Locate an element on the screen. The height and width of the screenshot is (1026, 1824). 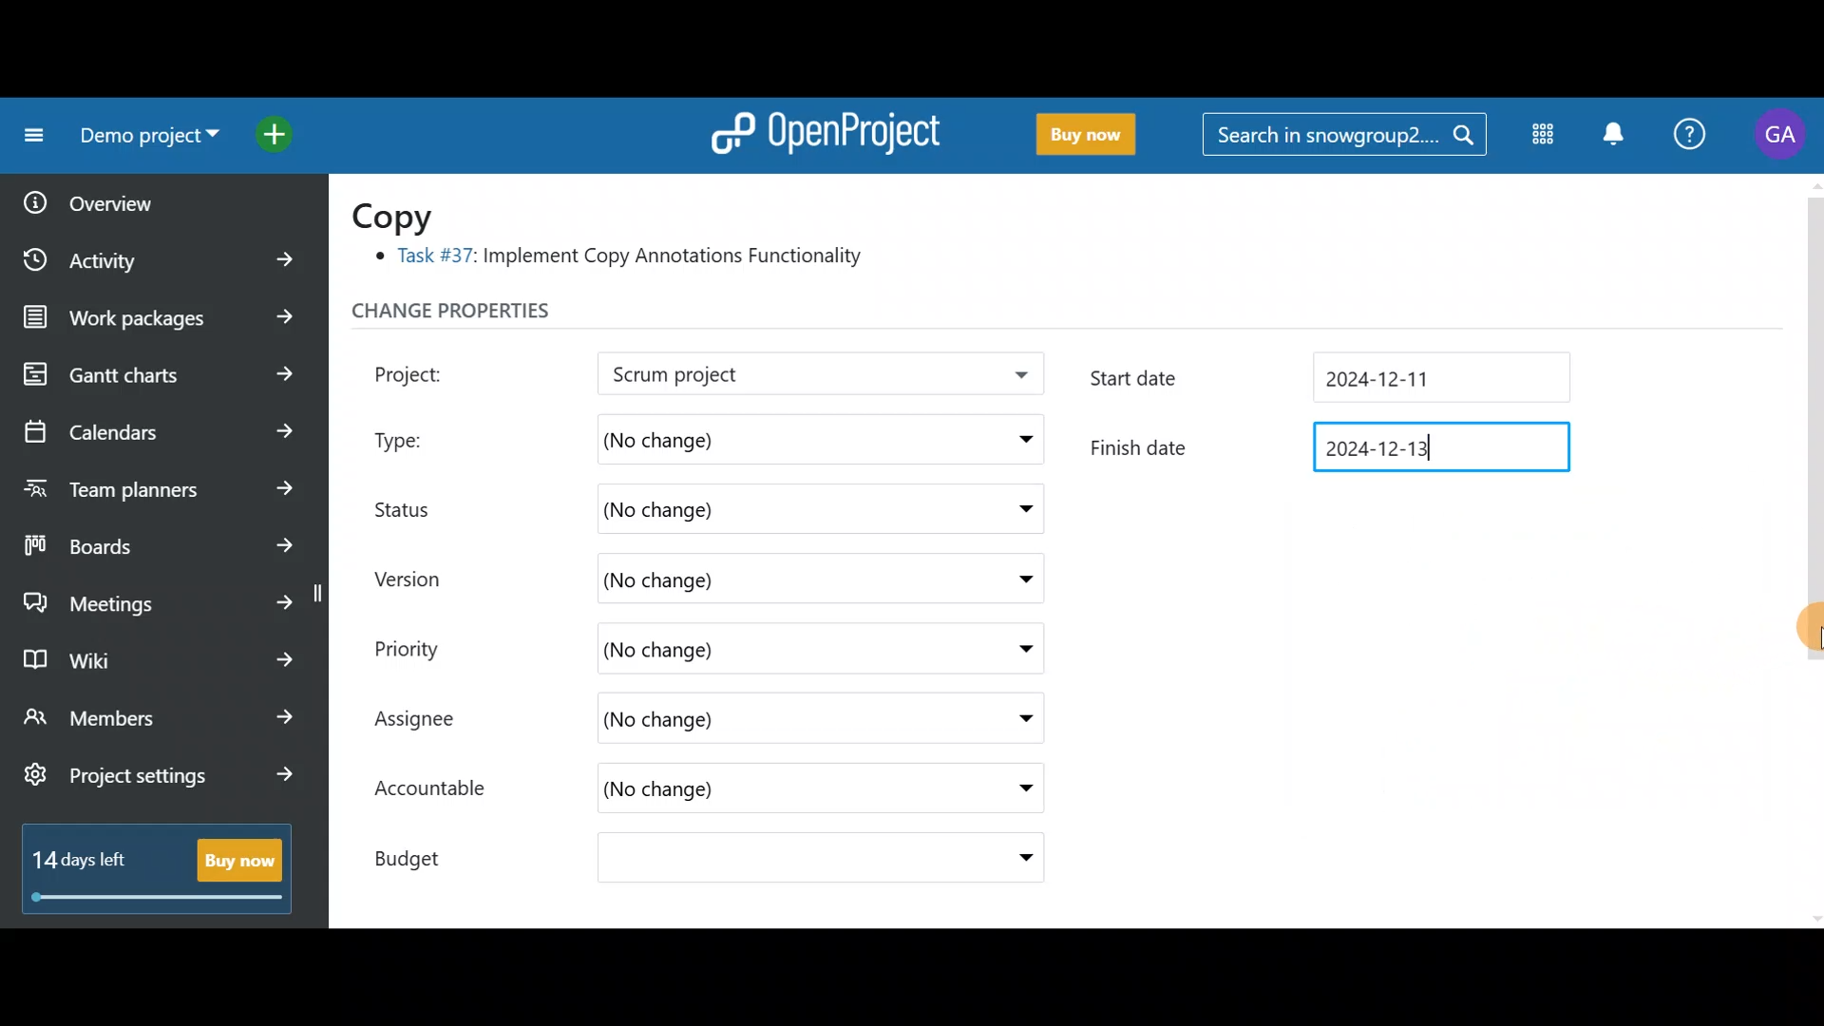
Cursor is located at coordinates (1802, 625).